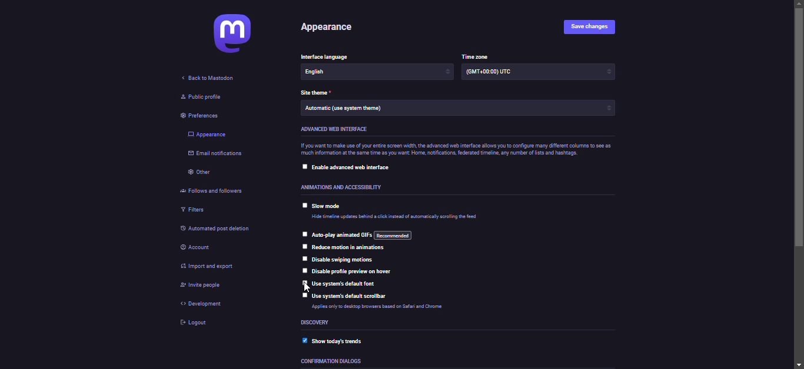 The width and height of the screenshot is (804, 369). What do you see at coordinates (197, 326) in the screenshot?
I see `logout` at bounding box center [197, 326].